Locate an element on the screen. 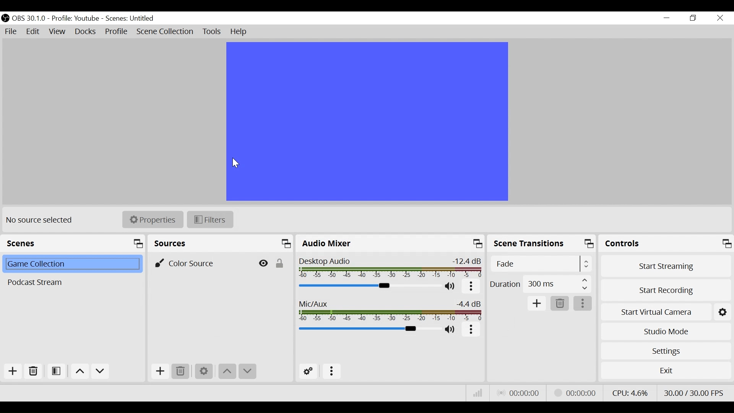 This screenshot has width=734, height=413. No source Selected is located at coordinates (42, 221).